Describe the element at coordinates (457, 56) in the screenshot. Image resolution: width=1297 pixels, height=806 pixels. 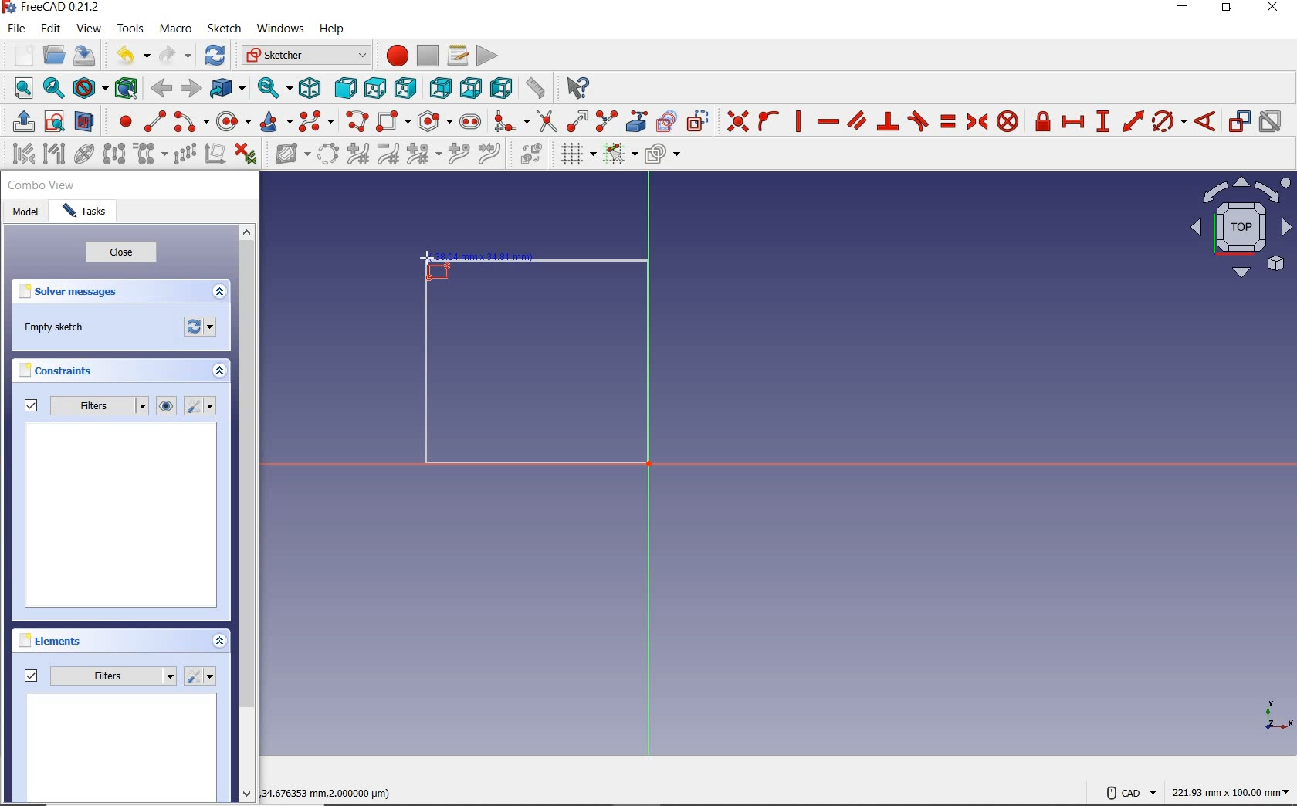
I see `macros` at that location.